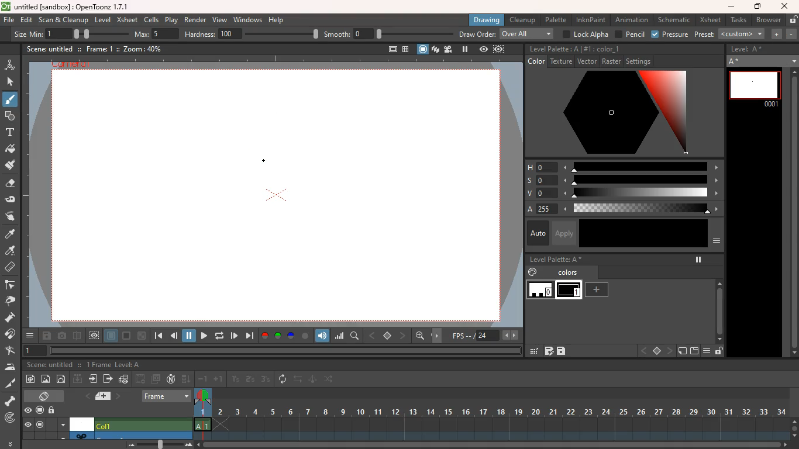 The width and height of the screenshot is (799, 449). What do you see at coordinates (263, 159) in the screenshot?
I see `drawing cursor` at bounding box center [263, 159].